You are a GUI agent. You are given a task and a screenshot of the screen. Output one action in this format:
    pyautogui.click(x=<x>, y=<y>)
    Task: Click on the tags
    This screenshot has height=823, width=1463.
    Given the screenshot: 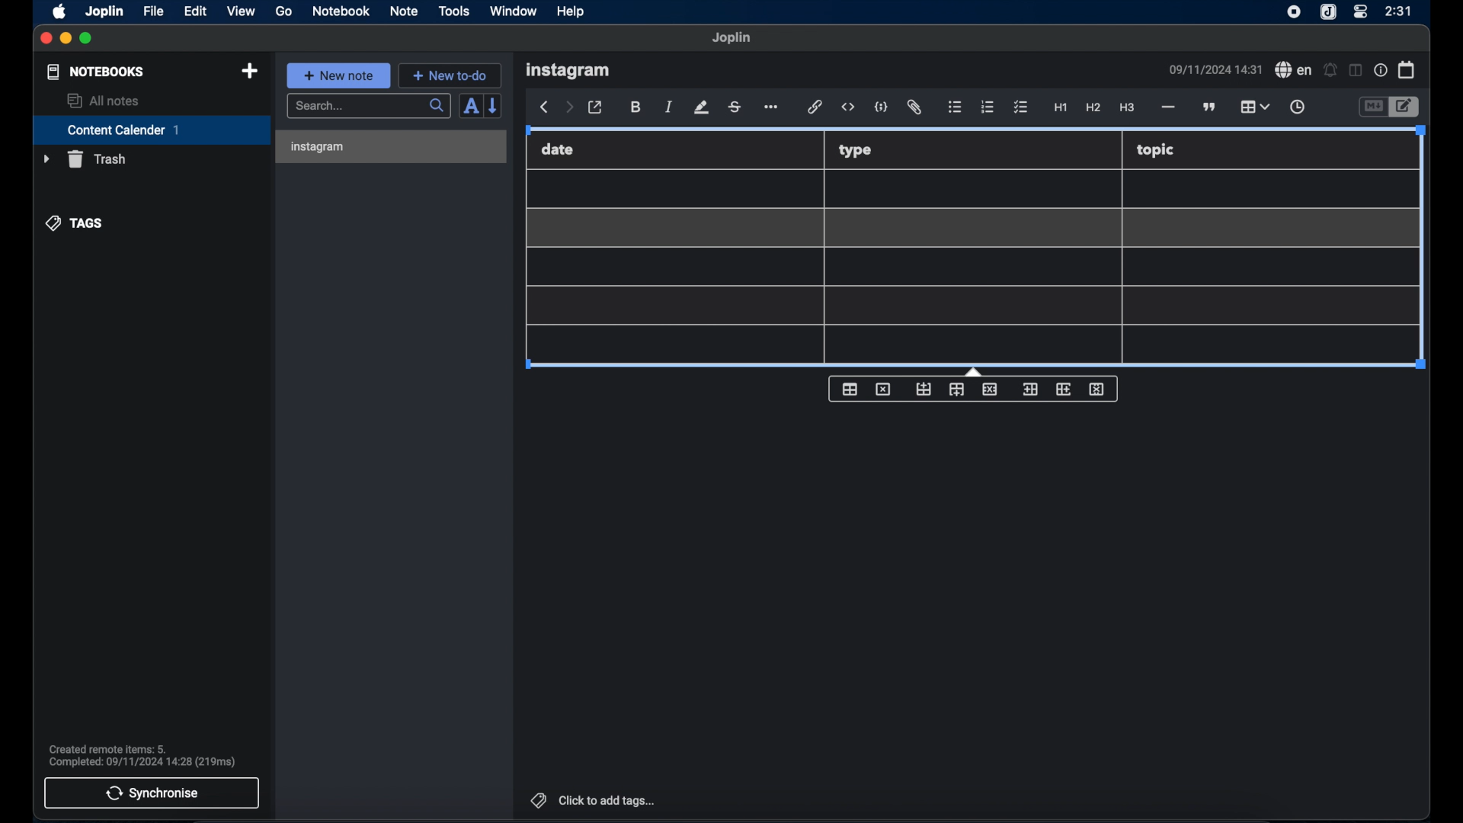 What is the action you would take?
    pyautogui.click(x=75, y=223)
    